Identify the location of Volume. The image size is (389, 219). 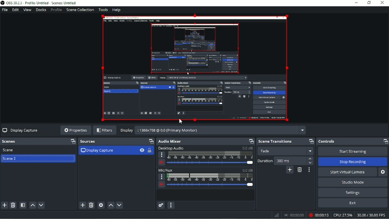
(161, 185).